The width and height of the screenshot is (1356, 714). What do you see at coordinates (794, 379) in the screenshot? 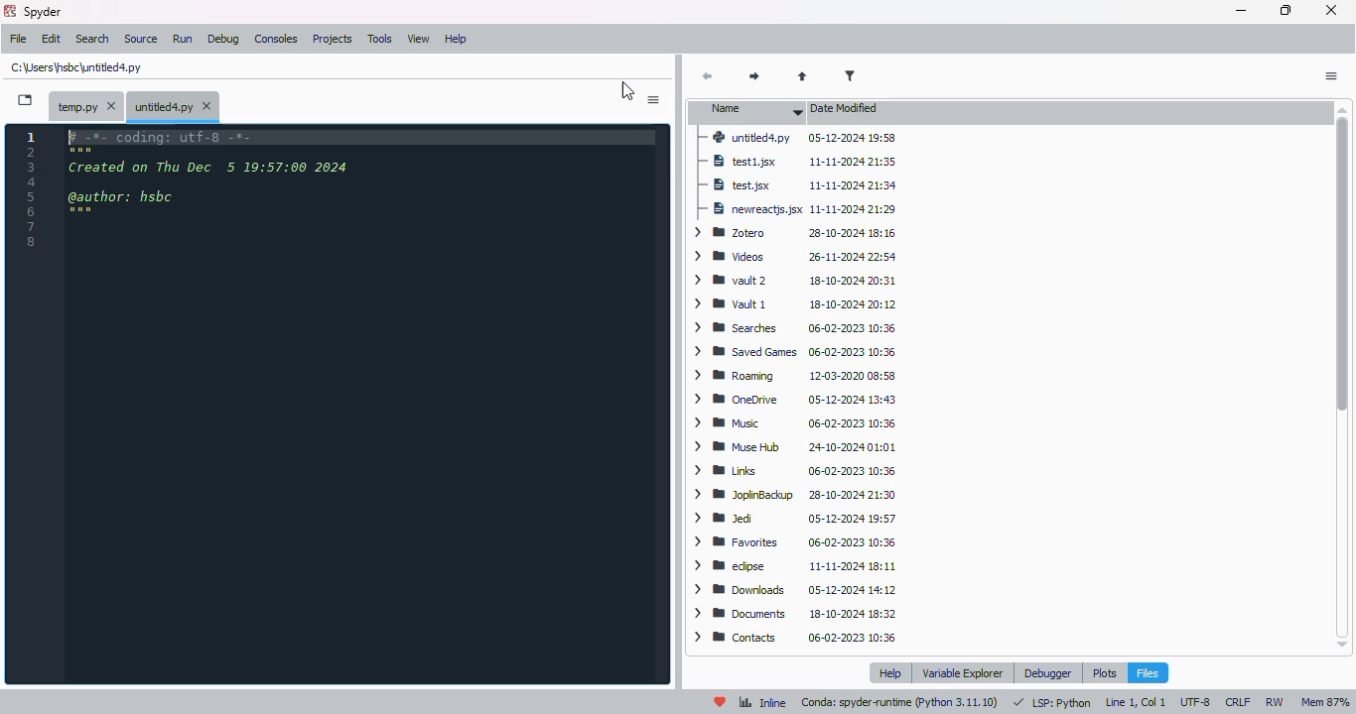
I see `searches` at bounding box center [794, 379].